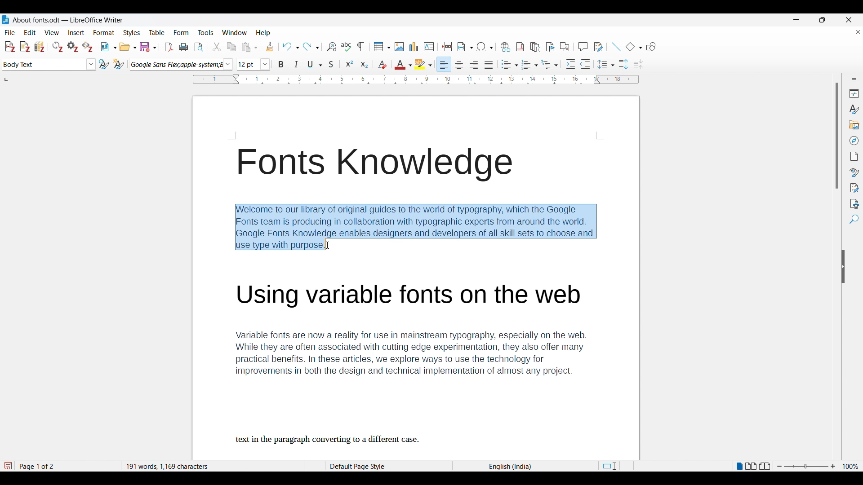  What do you see at coordinates (639, 65) in the screenshot?
I see `Decrease paragraph spacing` at bounding box center [639, 65].